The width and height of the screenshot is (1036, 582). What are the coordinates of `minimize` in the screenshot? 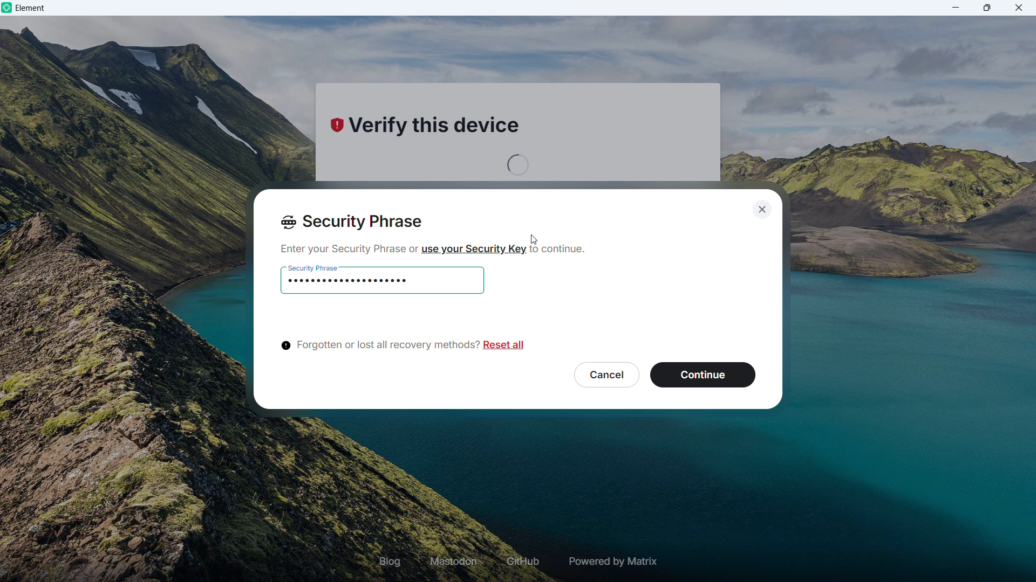 It's located at (956, 8).